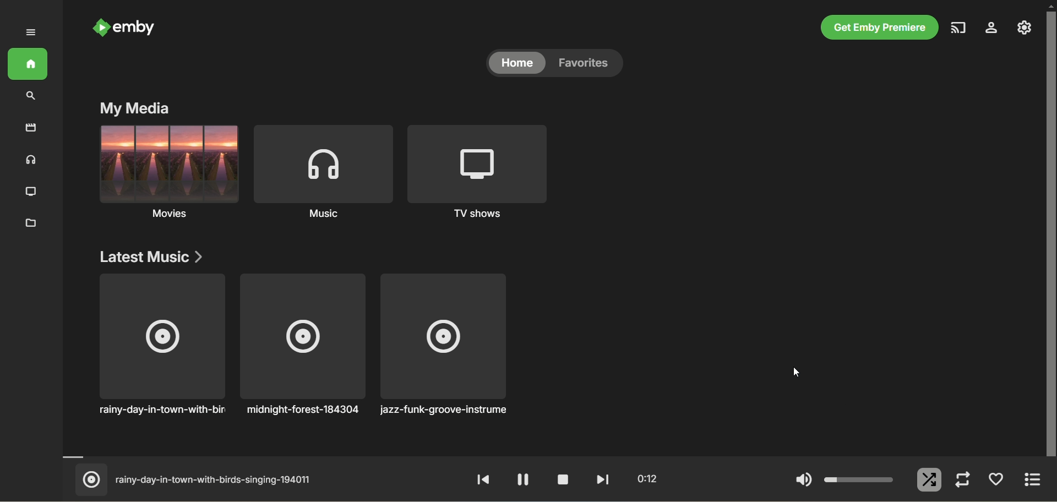 The image size is (1057, 502). What do you see at coordinates (521, 481) in the screenshot?
I see `pause` at bounding box center [521, 481].